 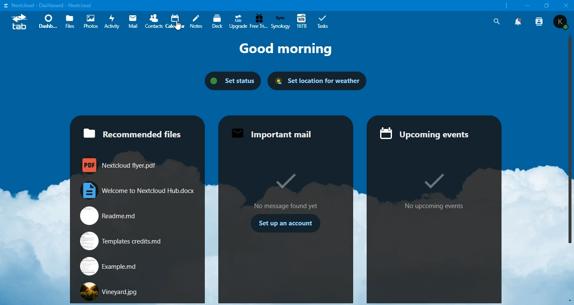 What do you see at coordinates (561, 22) in the screenshot?
I see `` at bounding box center [561, 22].